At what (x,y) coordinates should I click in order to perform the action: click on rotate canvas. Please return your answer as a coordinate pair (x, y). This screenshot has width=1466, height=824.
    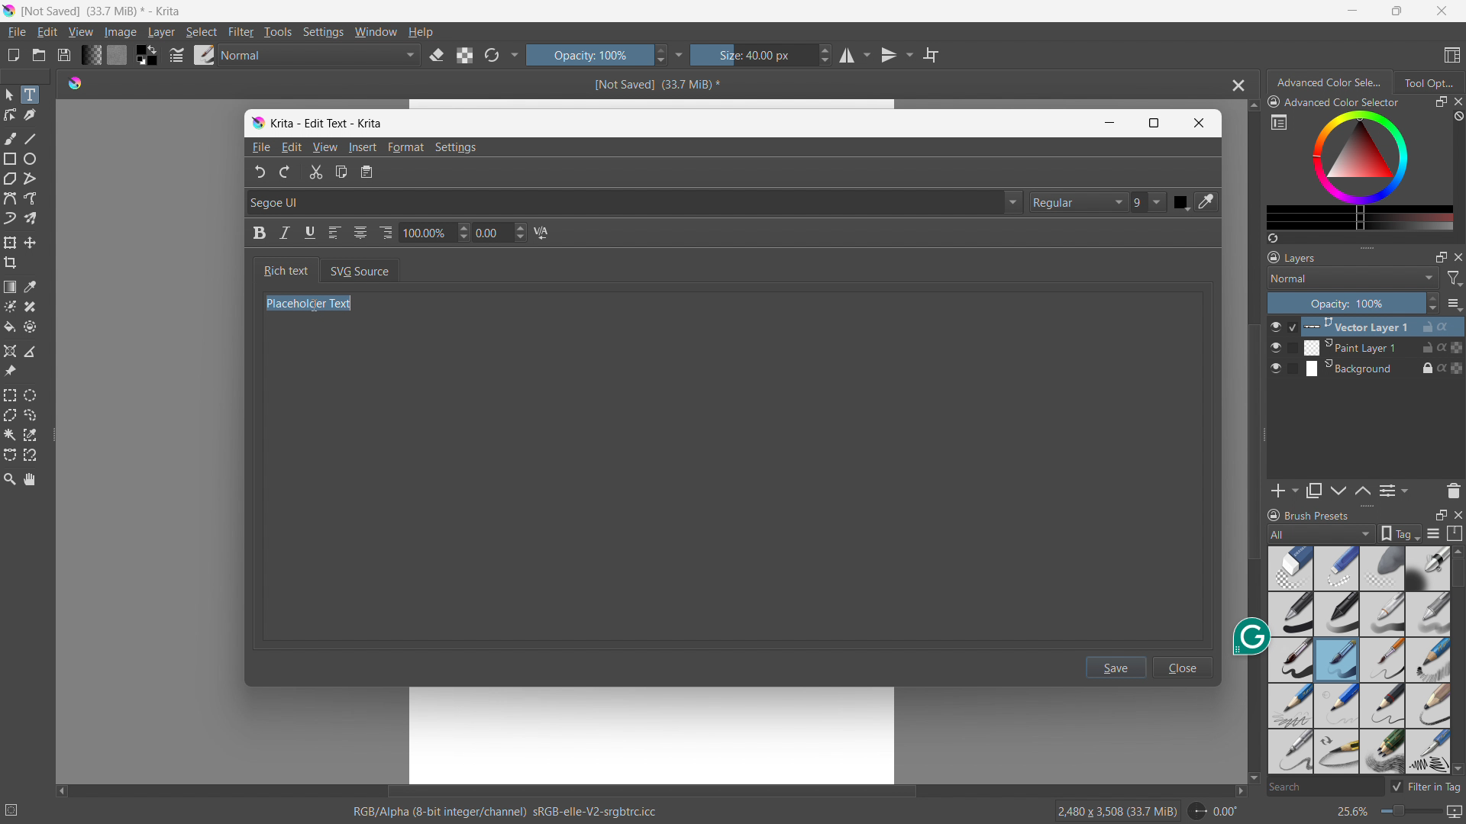
    Looking at the image, I should click on (1214, 811).